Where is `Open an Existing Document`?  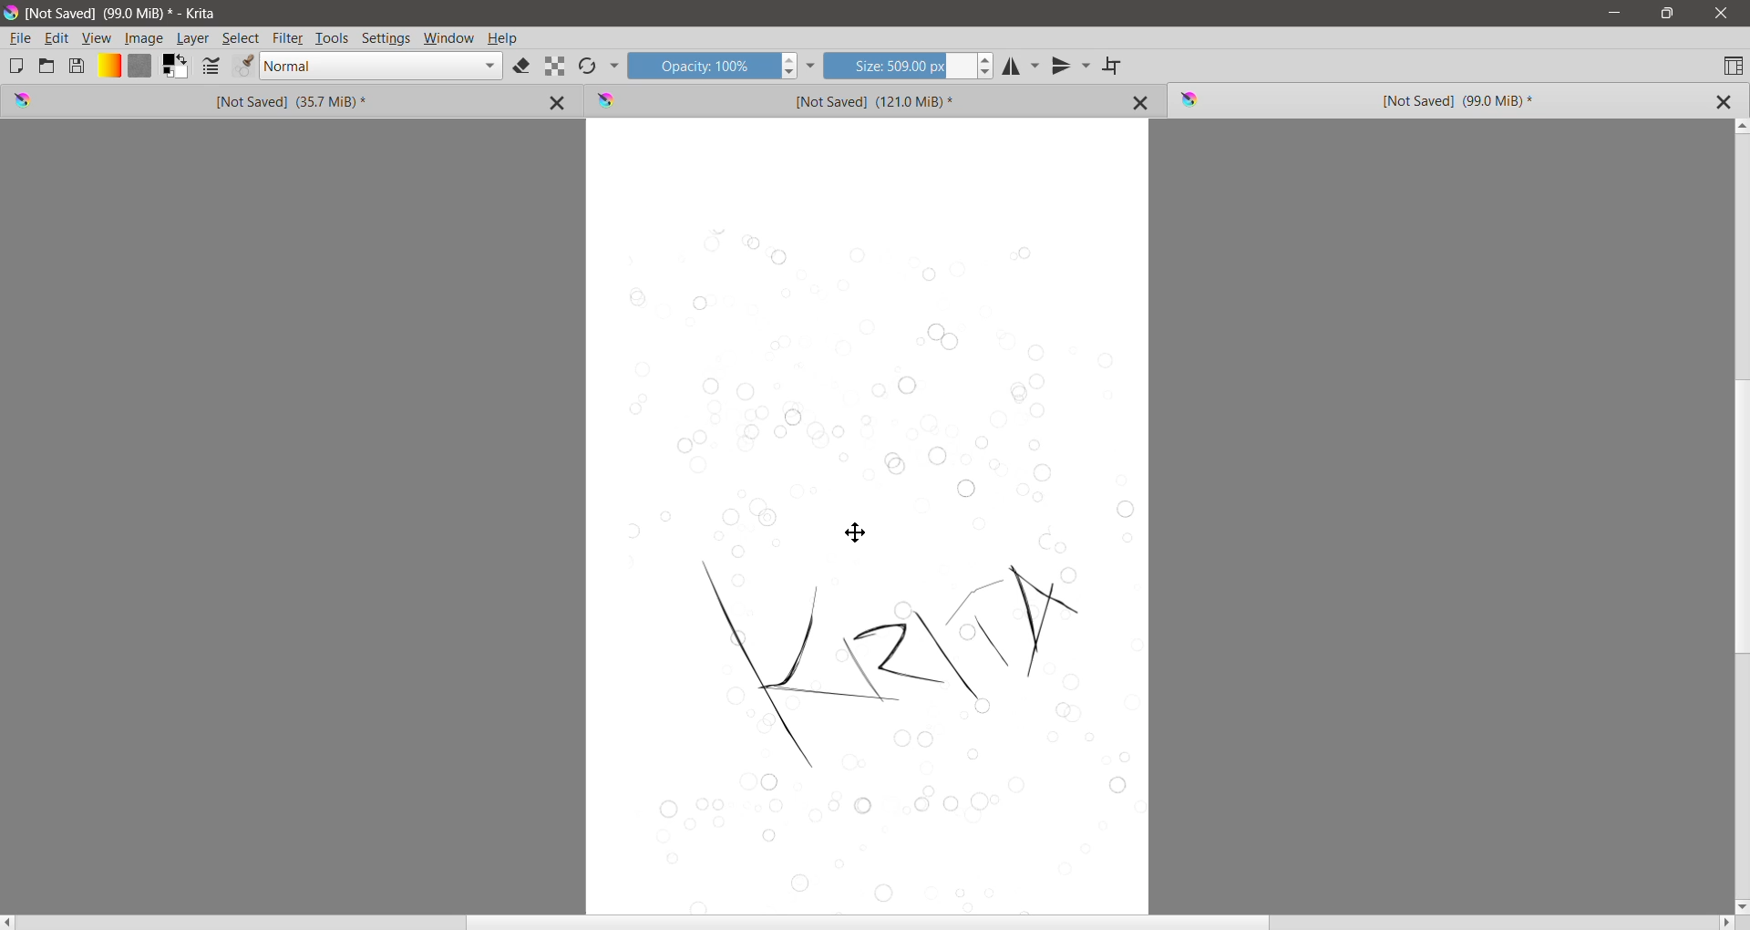
Open an Existing Document is located at coordinates (46, 65).